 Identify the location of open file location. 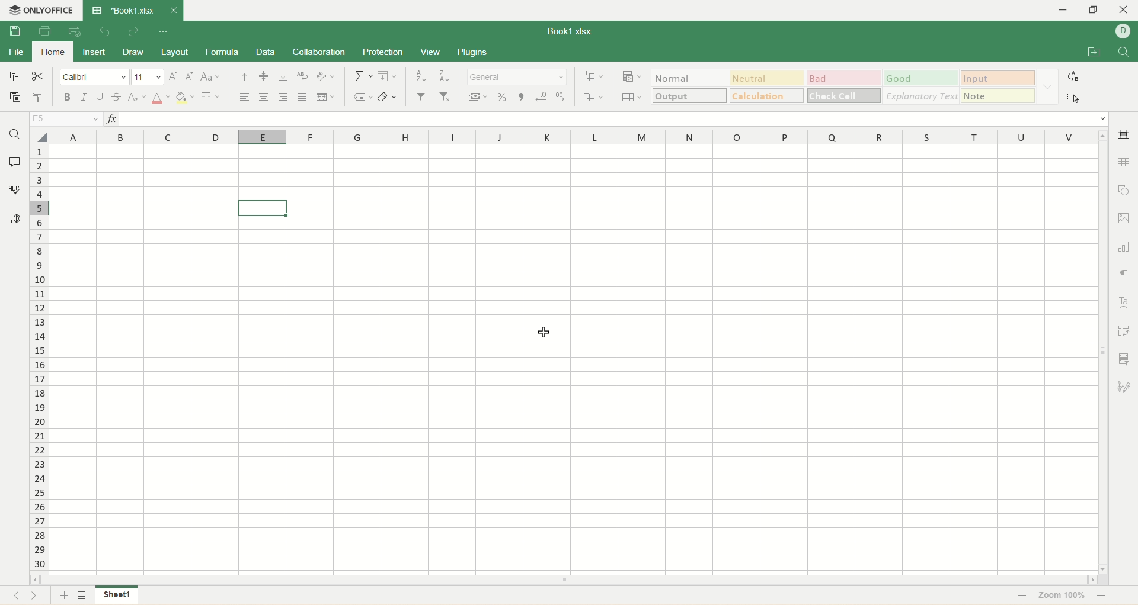
(1090, 53).